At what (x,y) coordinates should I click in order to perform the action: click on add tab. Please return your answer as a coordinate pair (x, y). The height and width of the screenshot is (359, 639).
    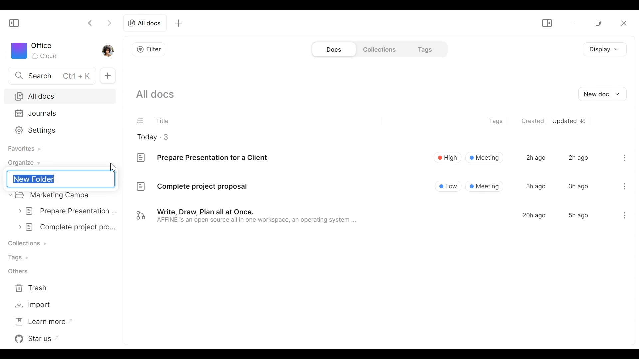
    Looking at the image, I should click on (181, 23).